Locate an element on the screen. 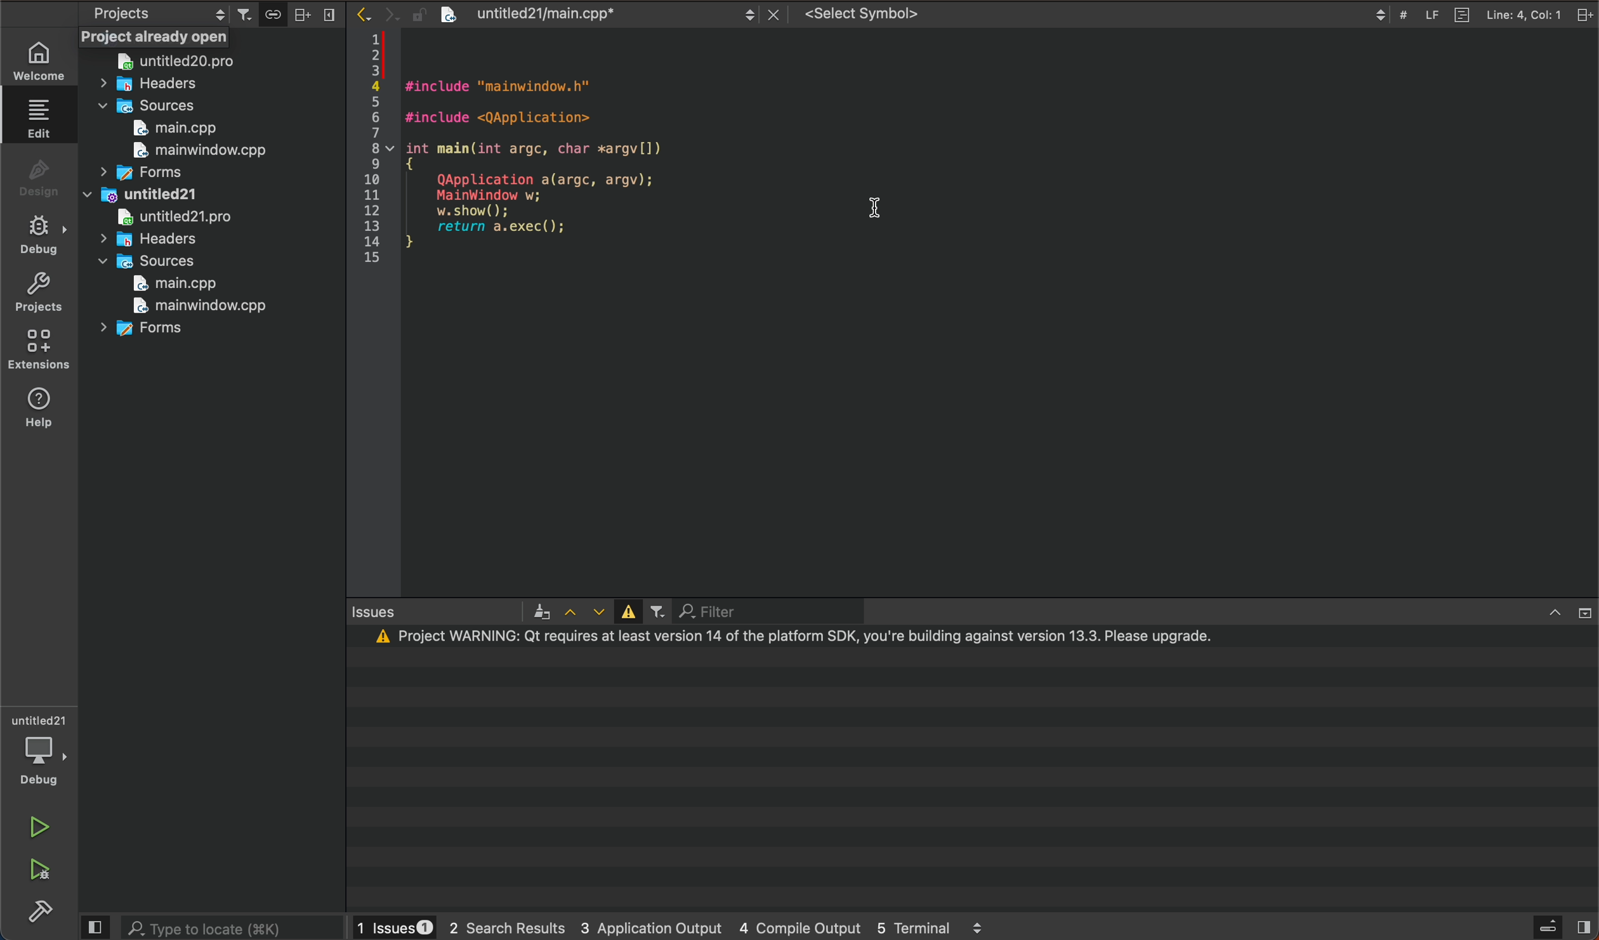 The height and width of the screenshot is (940, 1599). extensions is located at coordinates (39, 344).